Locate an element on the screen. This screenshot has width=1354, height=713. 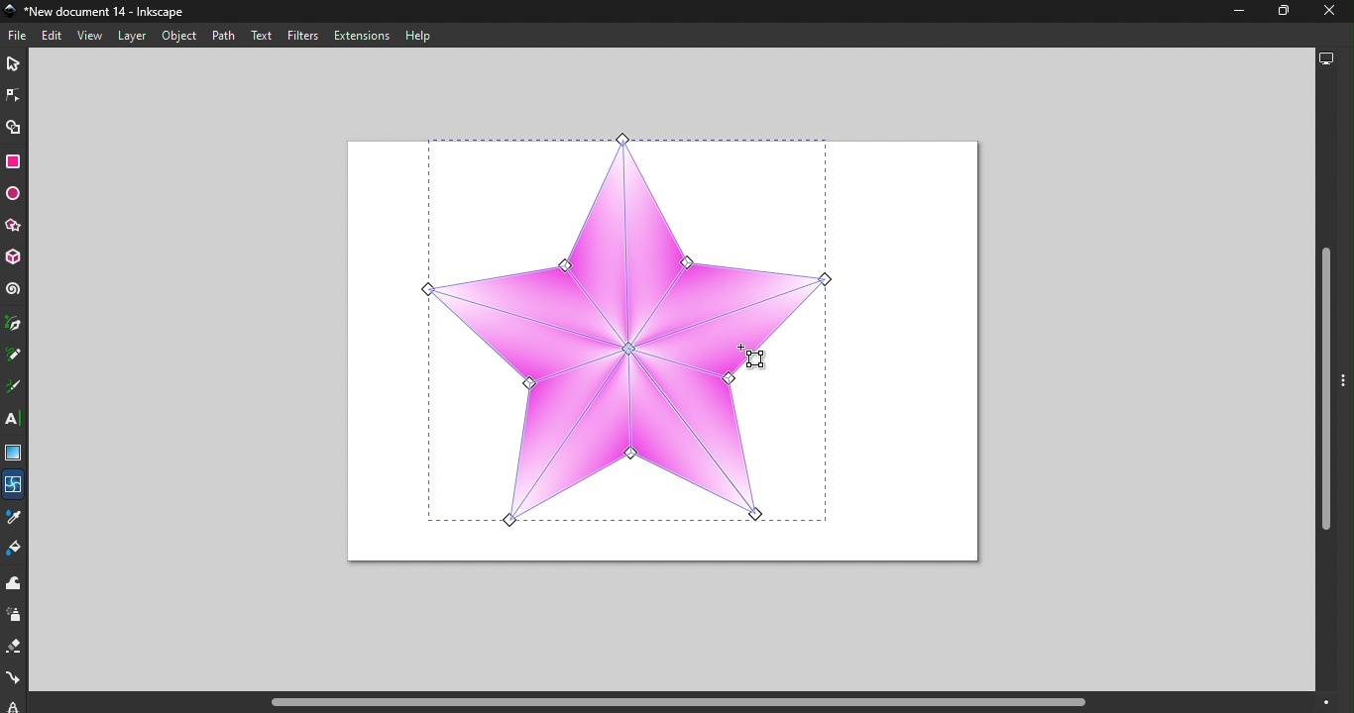
View is located at coordinates (92, 36).